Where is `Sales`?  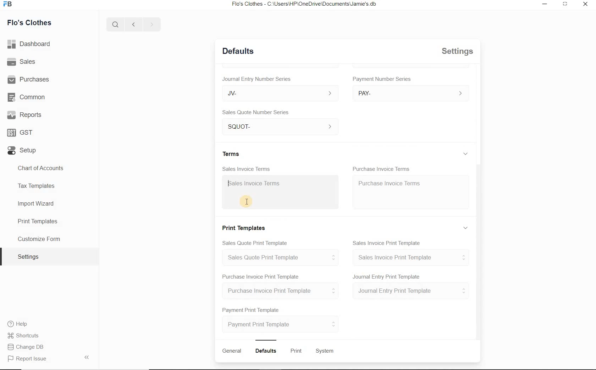
Sales is located at coordinates (21, 61).